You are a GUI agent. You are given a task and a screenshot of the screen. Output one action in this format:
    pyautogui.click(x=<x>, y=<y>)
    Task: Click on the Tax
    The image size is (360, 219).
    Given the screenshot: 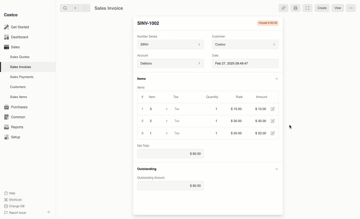 What is the action you would take?
    pyautogui.click(x=183, y=133)
    